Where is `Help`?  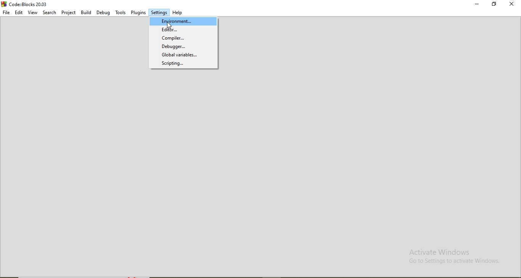 Help is located at coordinates (178, 13).